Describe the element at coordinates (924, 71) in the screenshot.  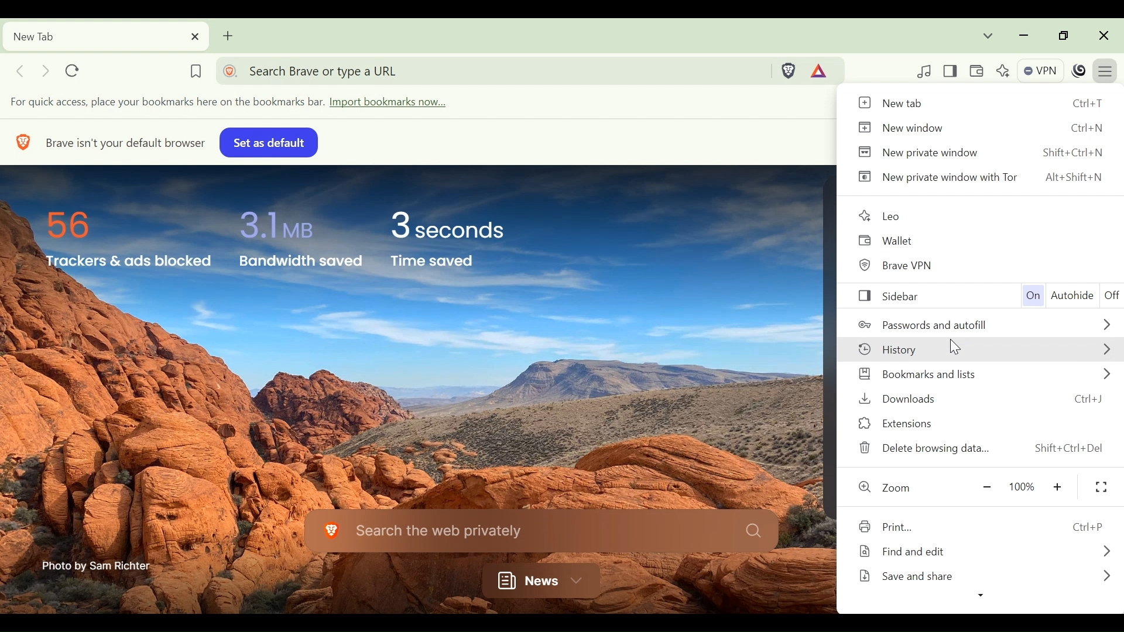
I see `Control your videos, music and more` at that location.